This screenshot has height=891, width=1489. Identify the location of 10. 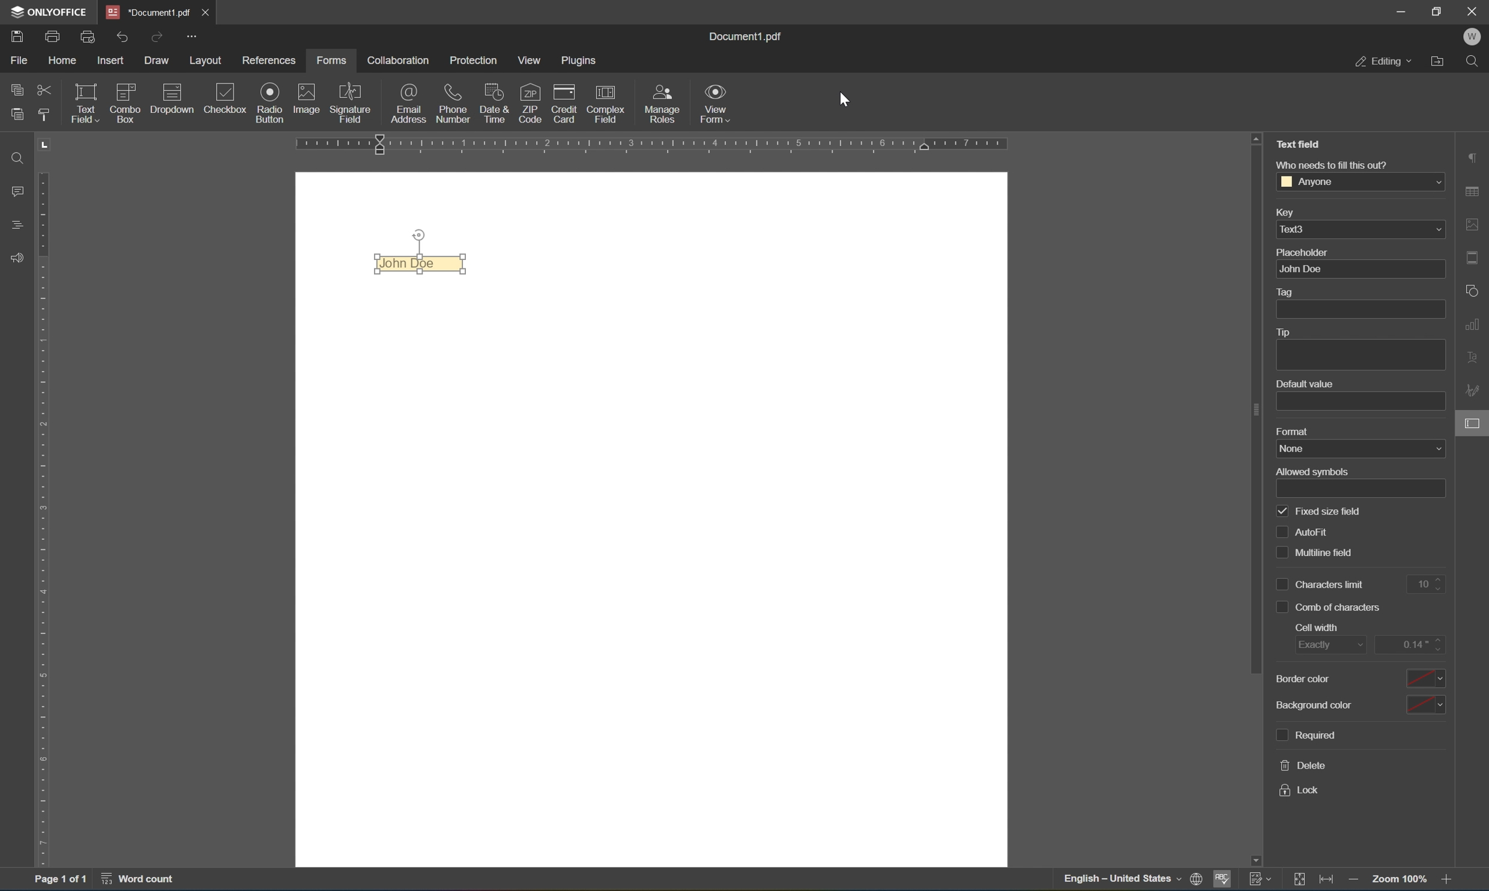
(1424, 583).